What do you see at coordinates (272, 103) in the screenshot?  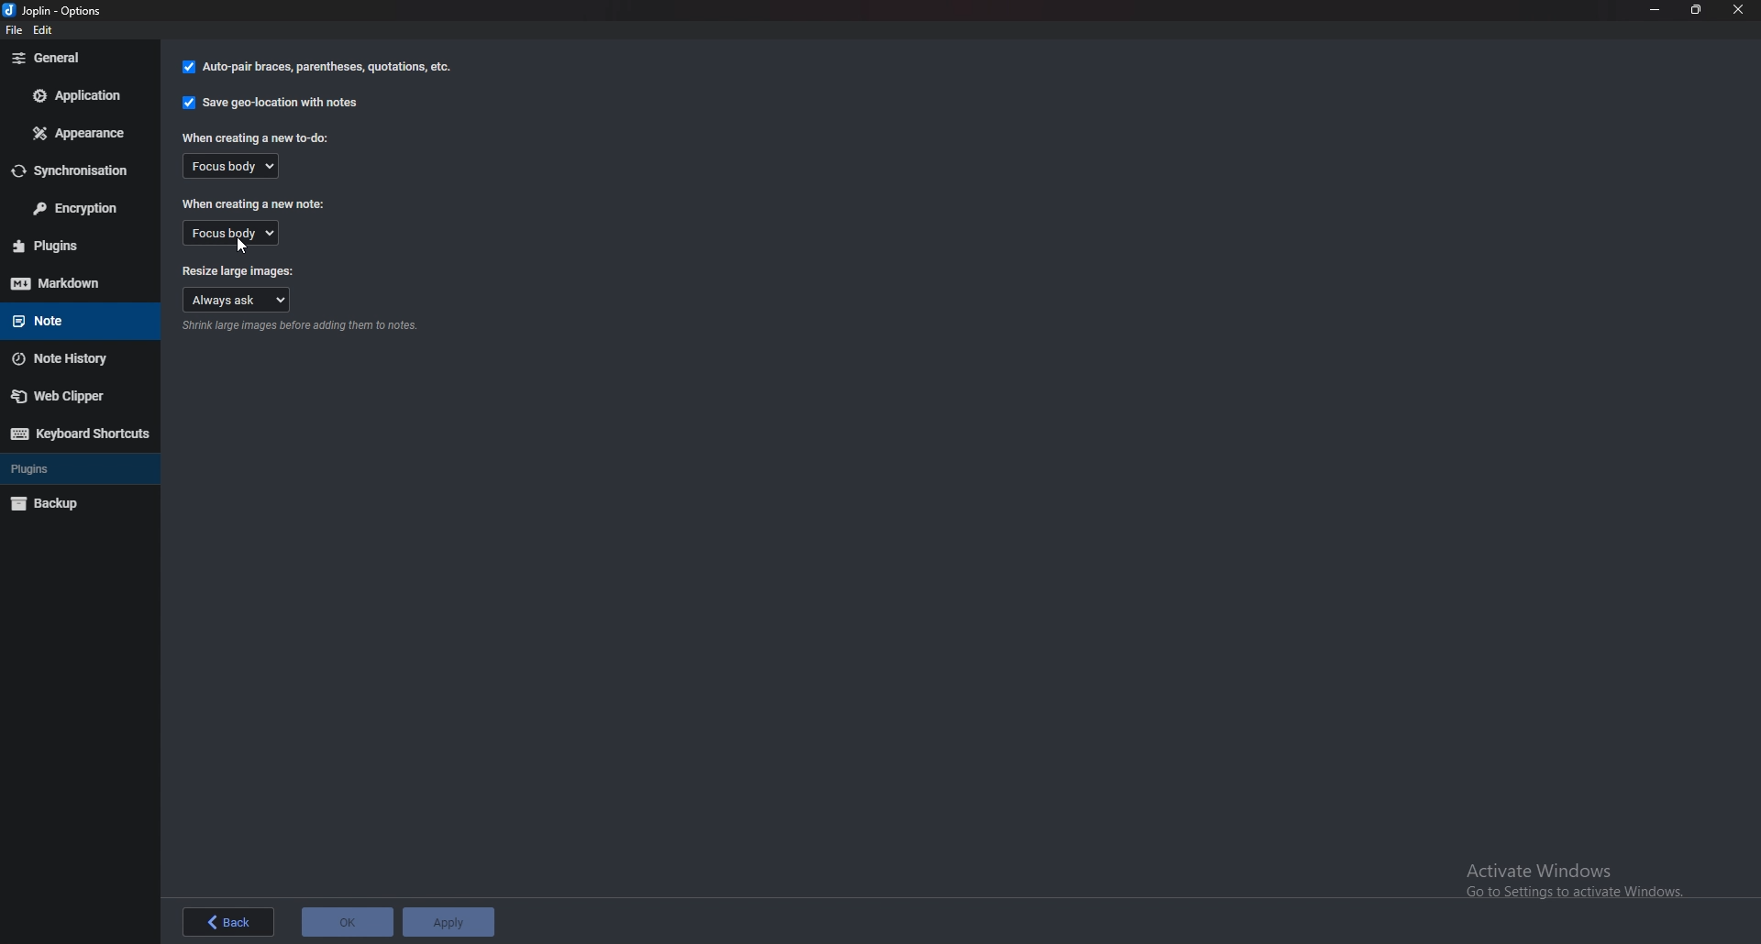 I see `save geo location with notes` at bounding box center [272, 103].